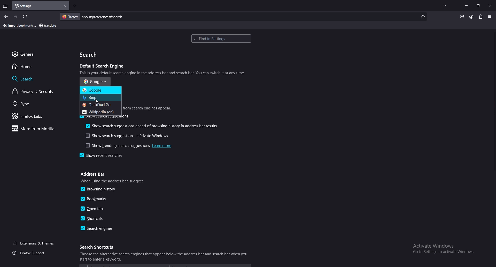  I want to click on options, so click(490, 16).